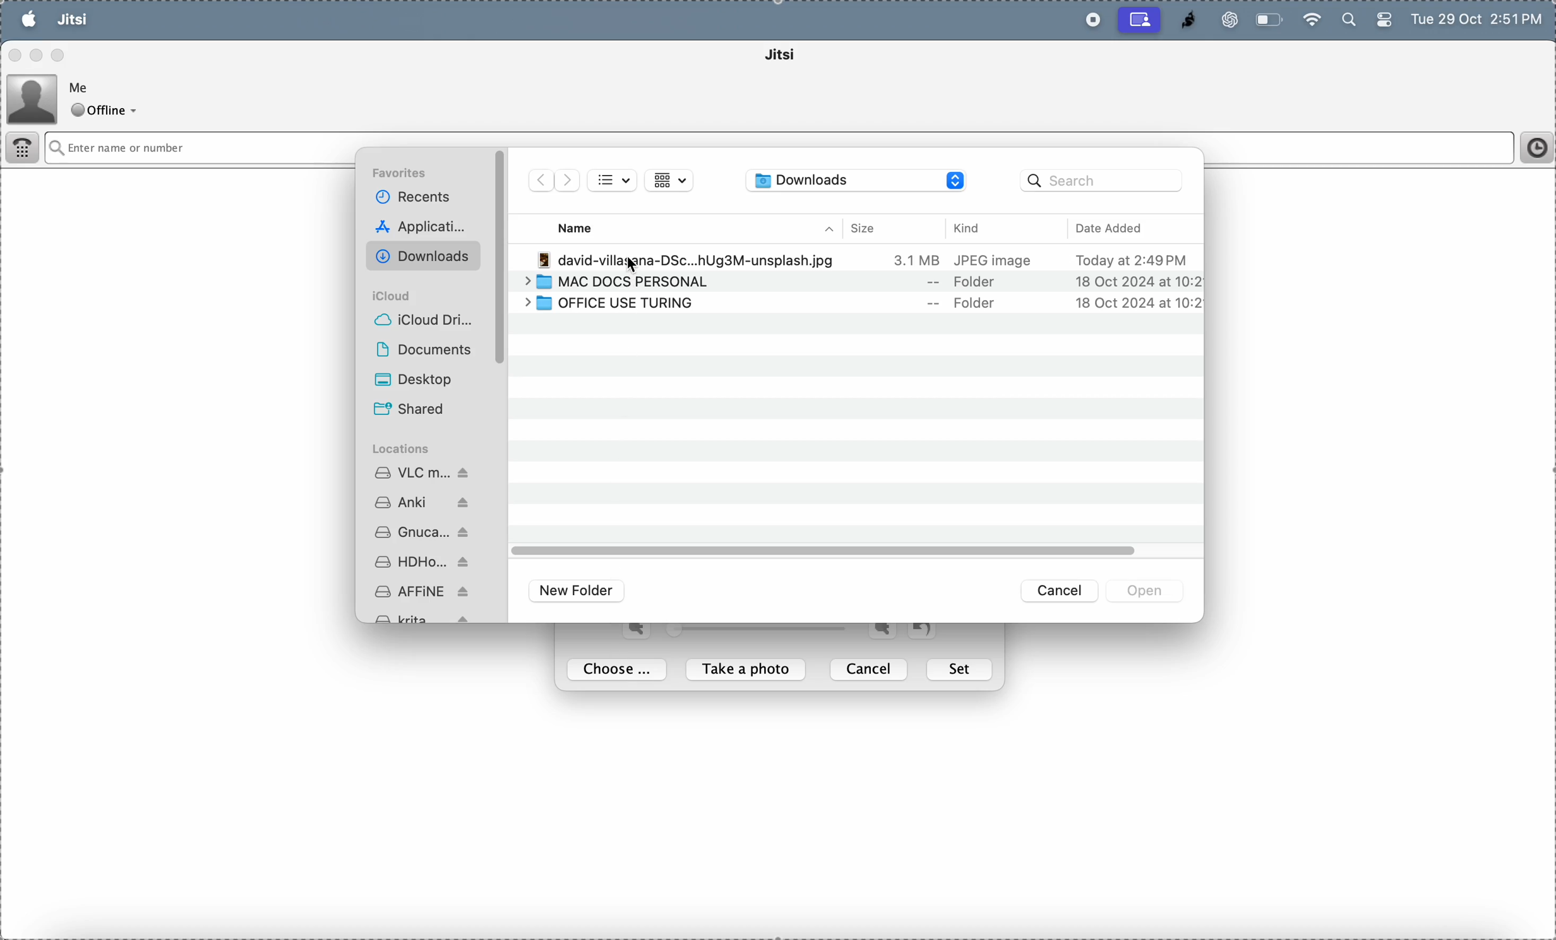 Image resolution: width=1556 pixels, height=940 pixels. Describe the element at coordinates (798, 57) in the screenshot. I see `jitsi ` at that location.